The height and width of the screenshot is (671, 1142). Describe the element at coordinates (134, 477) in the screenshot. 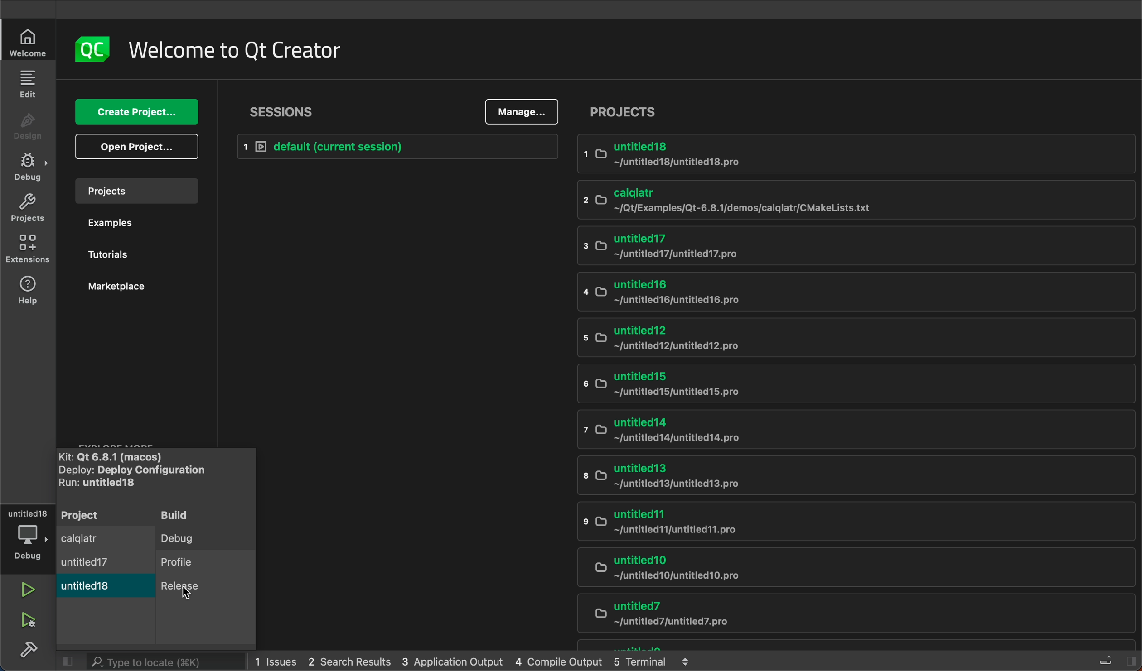

I see `deploy and run` at that location.